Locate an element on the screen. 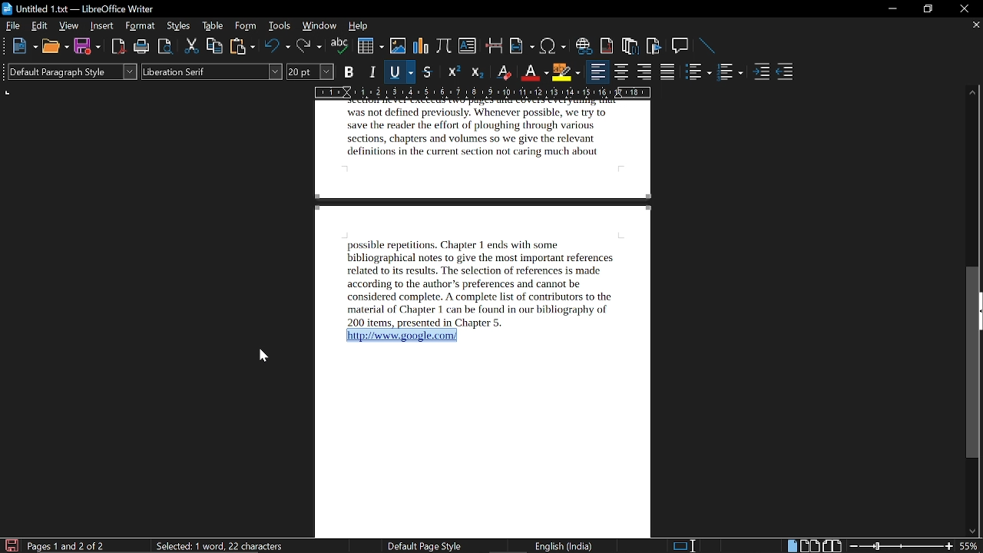  justified is located at coordinates (668, 73).